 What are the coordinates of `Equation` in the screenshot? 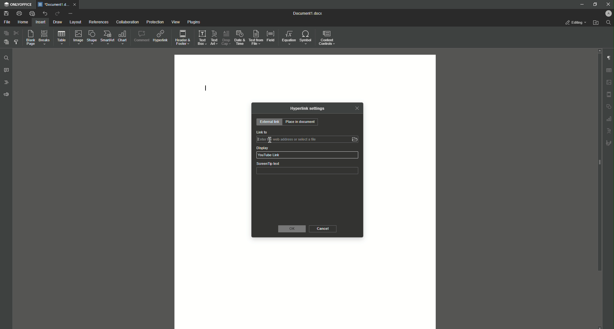 It's located at (289, 37).